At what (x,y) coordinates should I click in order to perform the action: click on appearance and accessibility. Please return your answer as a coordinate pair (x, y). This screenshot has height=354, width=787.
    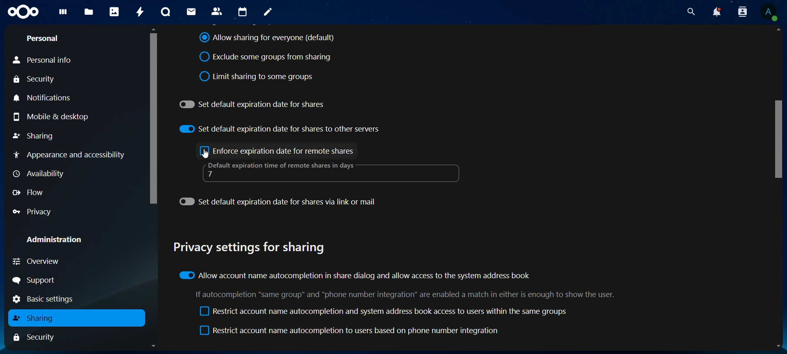
    Looking at the image, I should click on (72, 154).